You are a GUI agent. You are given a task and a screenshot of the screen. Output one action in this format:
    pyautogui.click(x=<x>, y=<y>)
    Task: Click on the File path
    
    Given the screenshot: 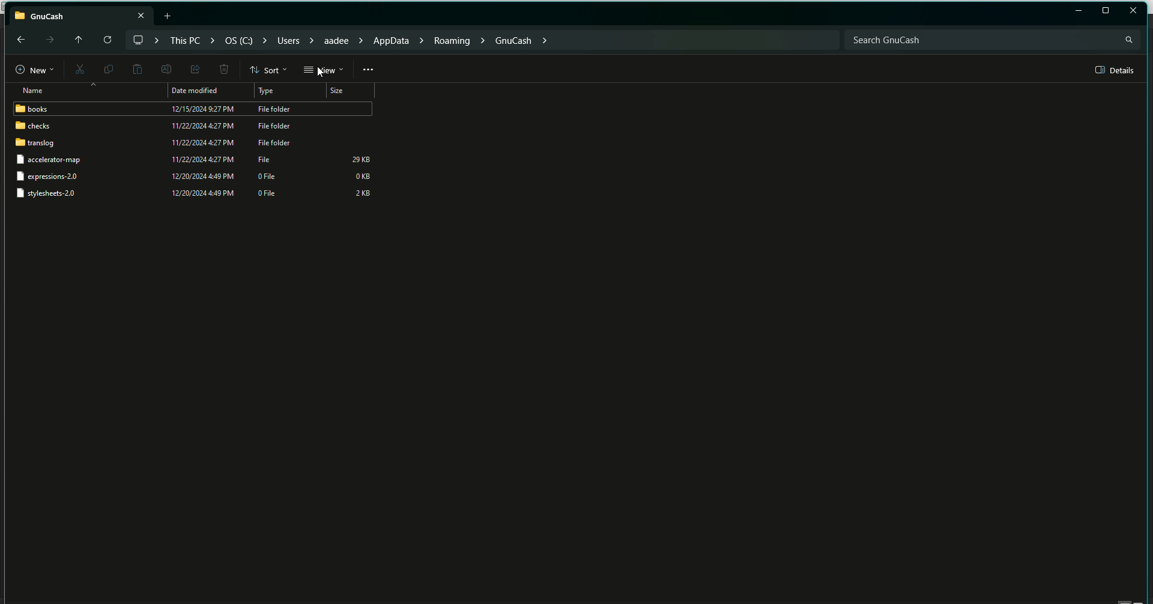 What is the action you would take?
    pyautogui.click(x=342, y=39)
    